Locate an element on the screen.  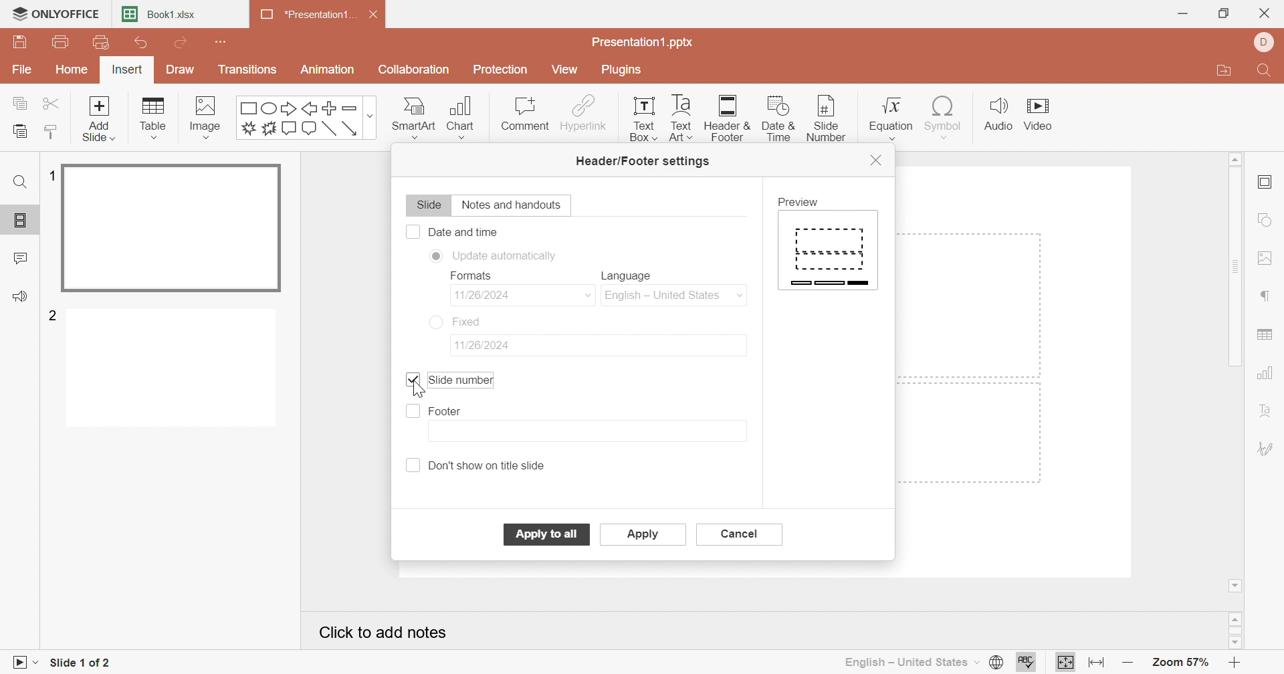
Close is located at coordinates (1267, 15).